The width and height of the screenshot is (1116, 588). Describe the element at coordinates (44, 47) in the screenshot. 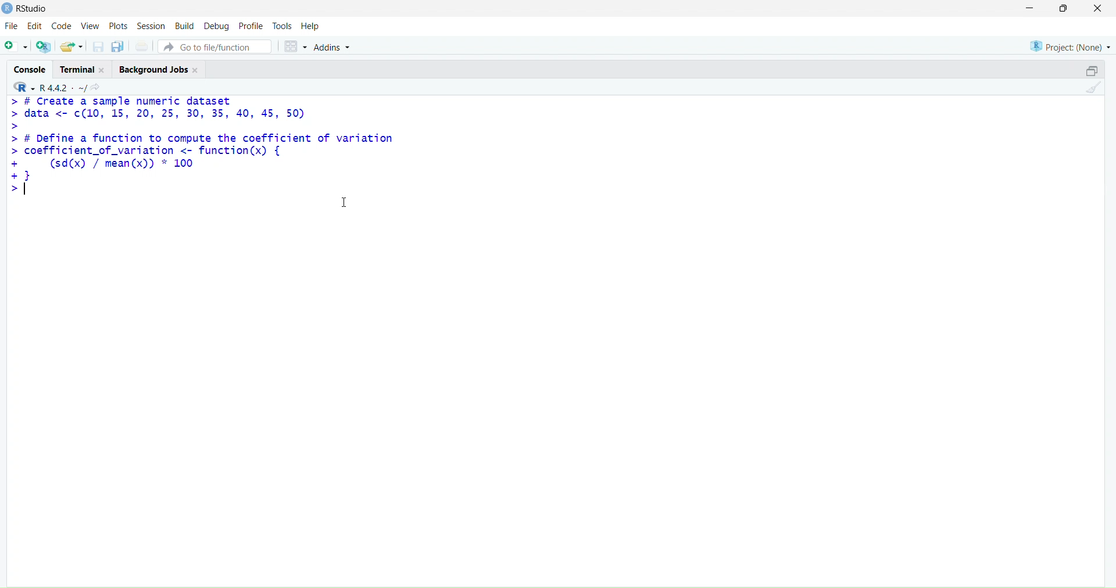

I see `add R file` at that location.